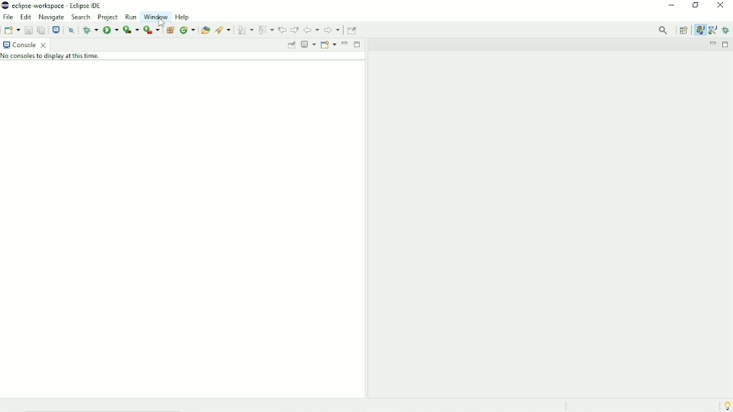 This screenshot has width=733, height=412. What do you see at coordinates (8, 17) in the screenshot?
I see `File` at bounding box center [8, 17].